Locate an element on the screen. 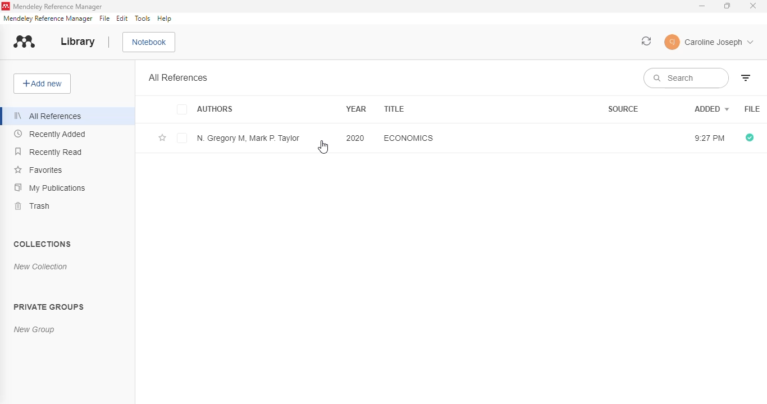 The height and width of the screenshot is (404, 767). mendeley reference manager is located at coordinates (47, 19).